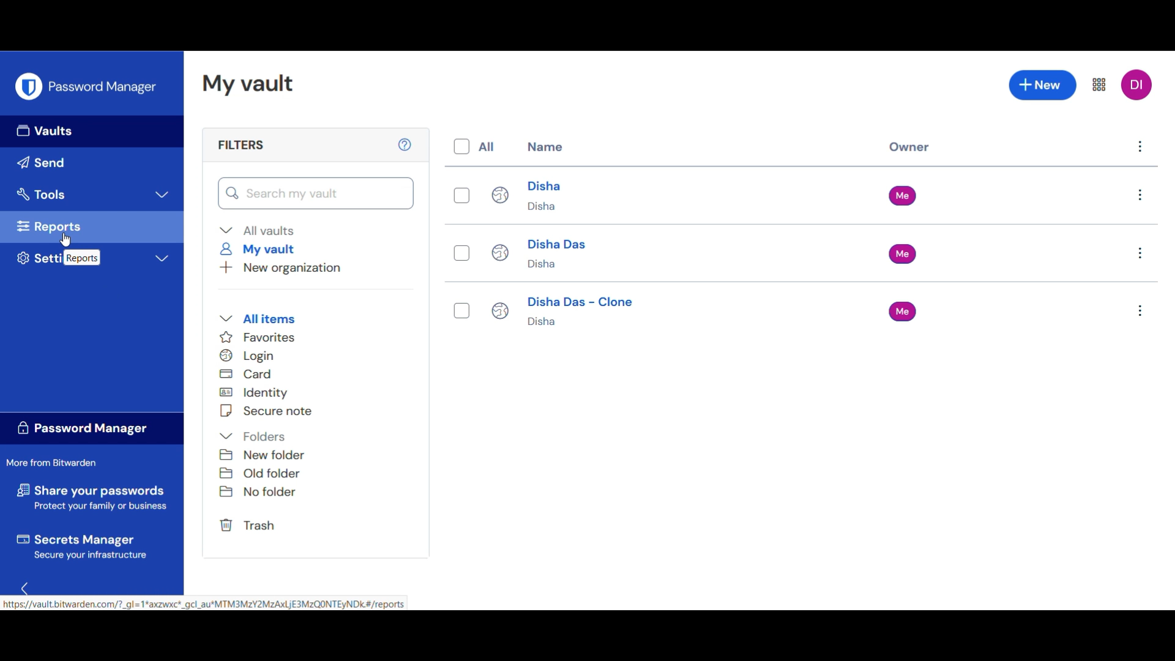  What do you see at coordinates (1144, 195) in the screenshot?
I see `entry menu` at bounding box center [1144, 195].